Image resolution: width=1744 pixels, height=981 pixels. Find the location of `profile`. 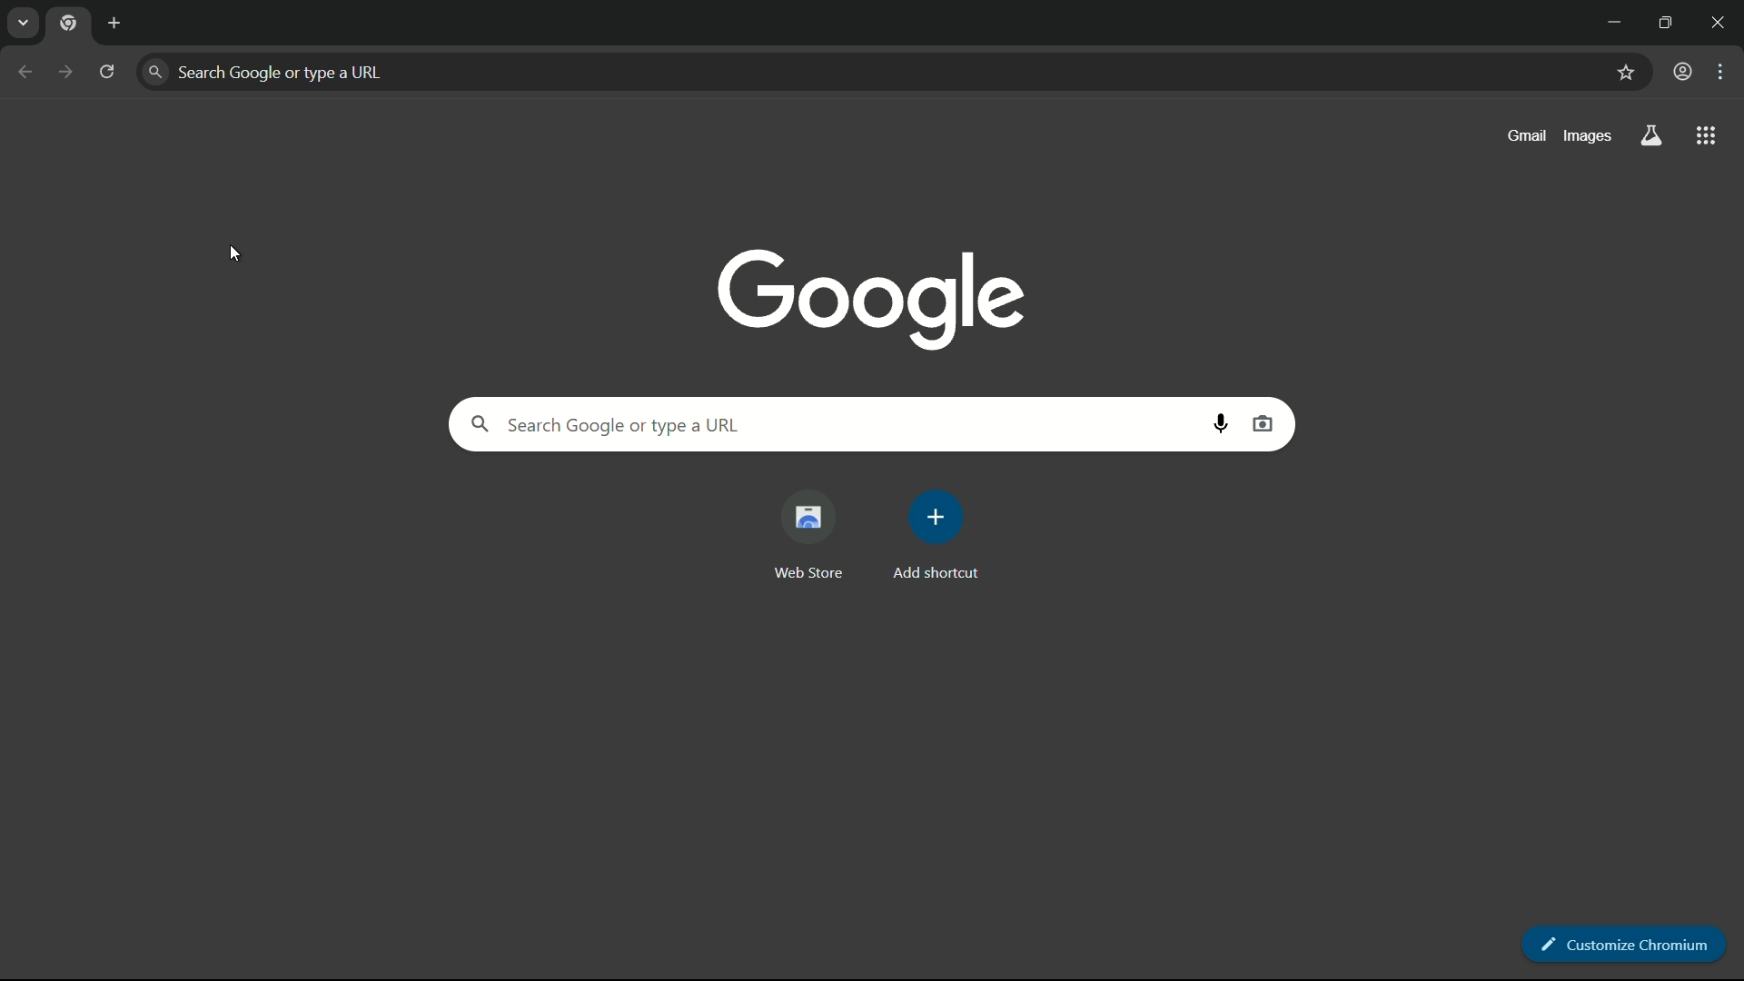

profile is located at coordinates (1683, 72).